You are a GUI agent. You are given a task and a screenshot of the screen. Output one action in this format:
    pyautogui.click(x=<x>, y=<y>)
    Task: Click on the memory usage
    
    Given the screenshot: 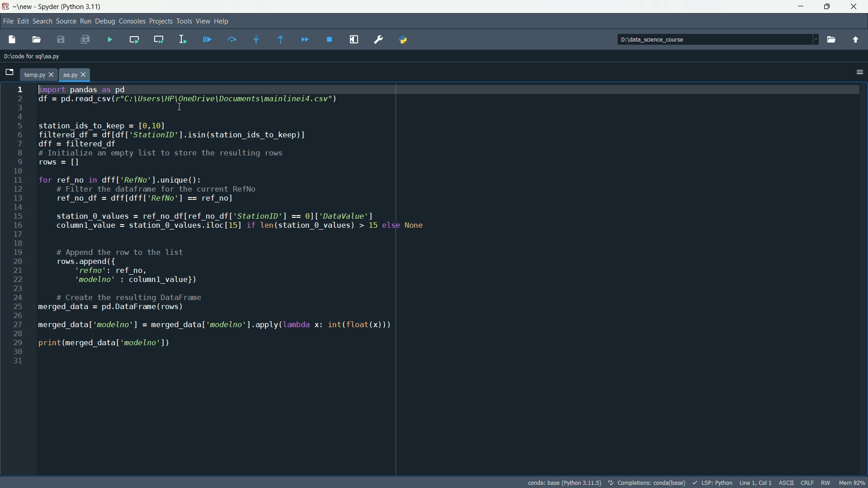 What is the action you would take?
    pyautogui.click(x=853, y=483)
    